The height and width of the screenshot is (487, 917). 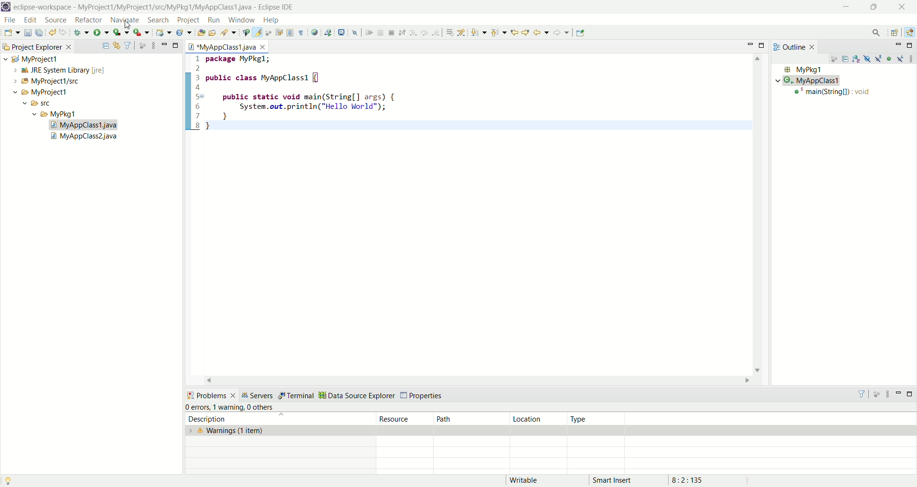 I want to click on save, so click(x=28, y=32).